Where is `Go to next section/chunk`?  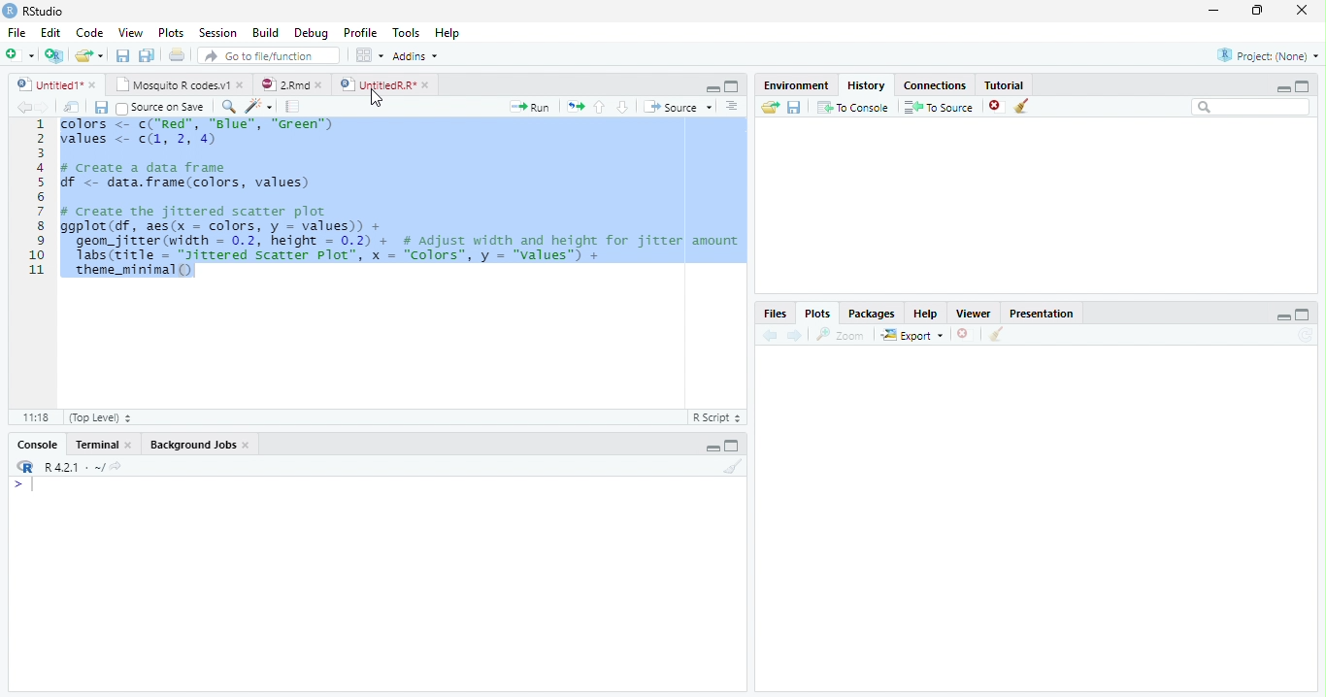
Go to next section/chunk is located at coordinates (622, 107).